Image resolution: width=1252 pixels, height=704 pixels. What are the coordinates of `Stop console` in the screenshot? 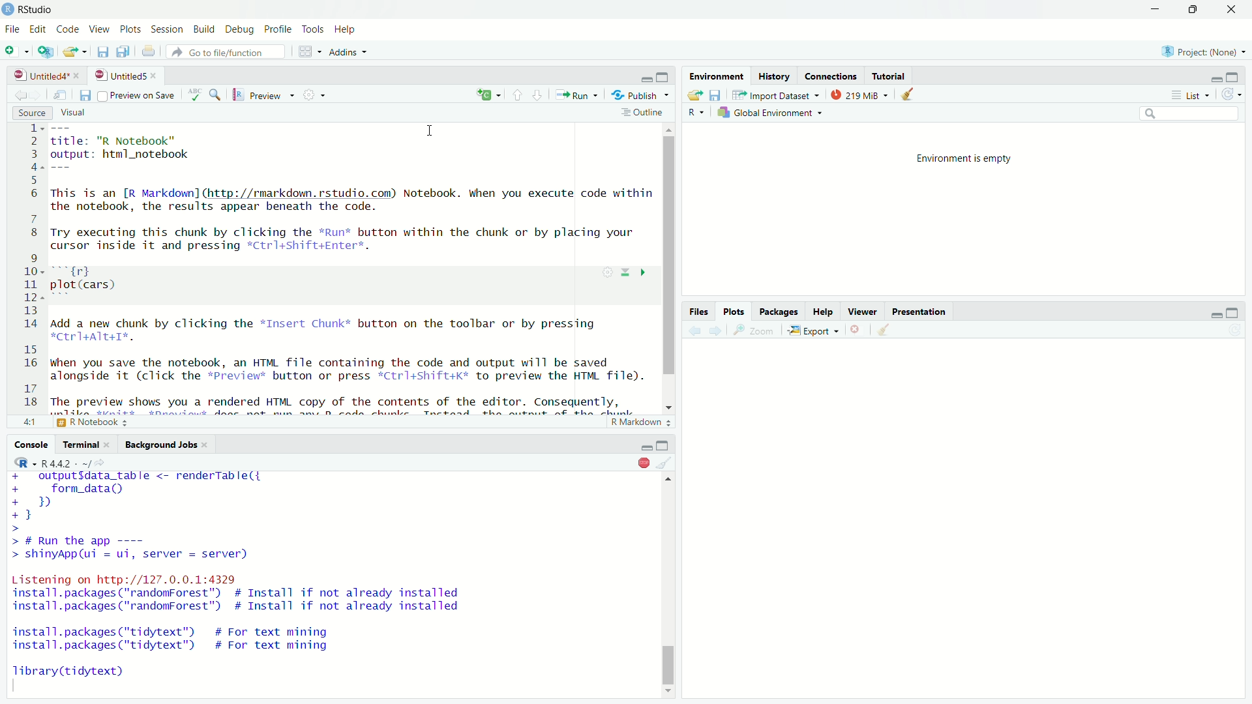 It's located at (643, 462).